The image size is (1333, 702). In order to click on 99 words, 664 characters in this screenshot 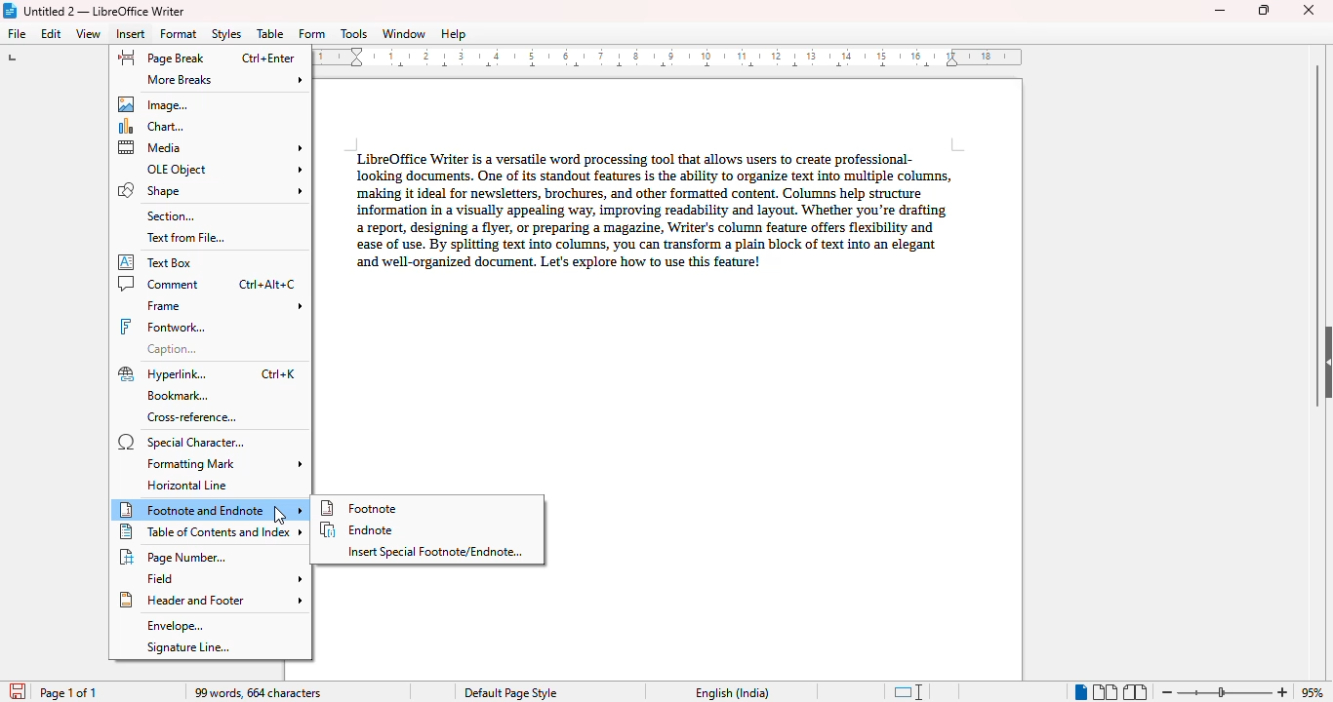, I will do `click(257, 693)`.